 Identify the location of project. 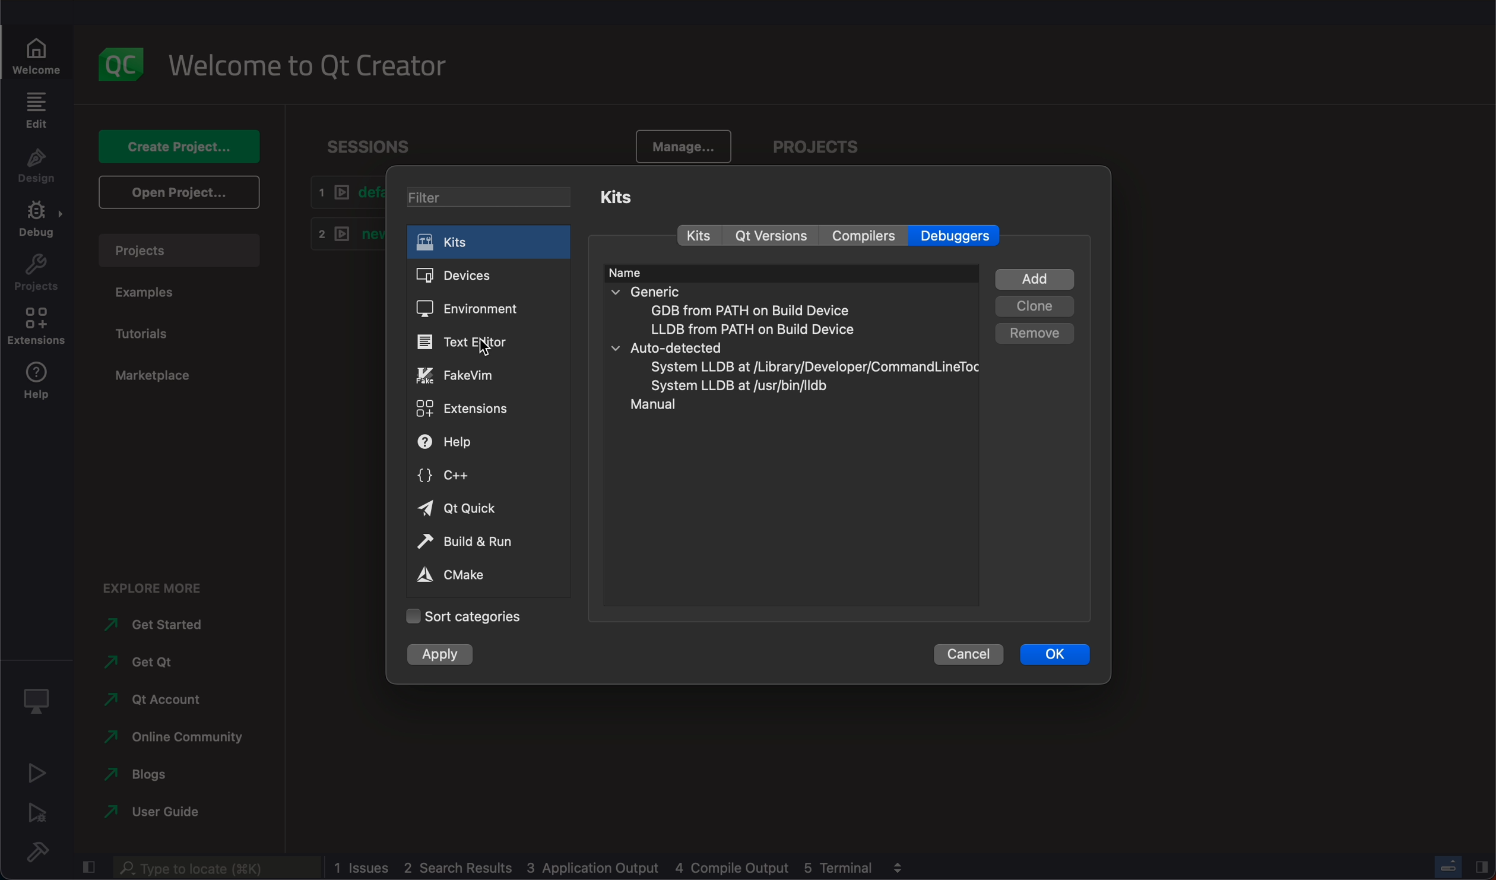
(828, 144).